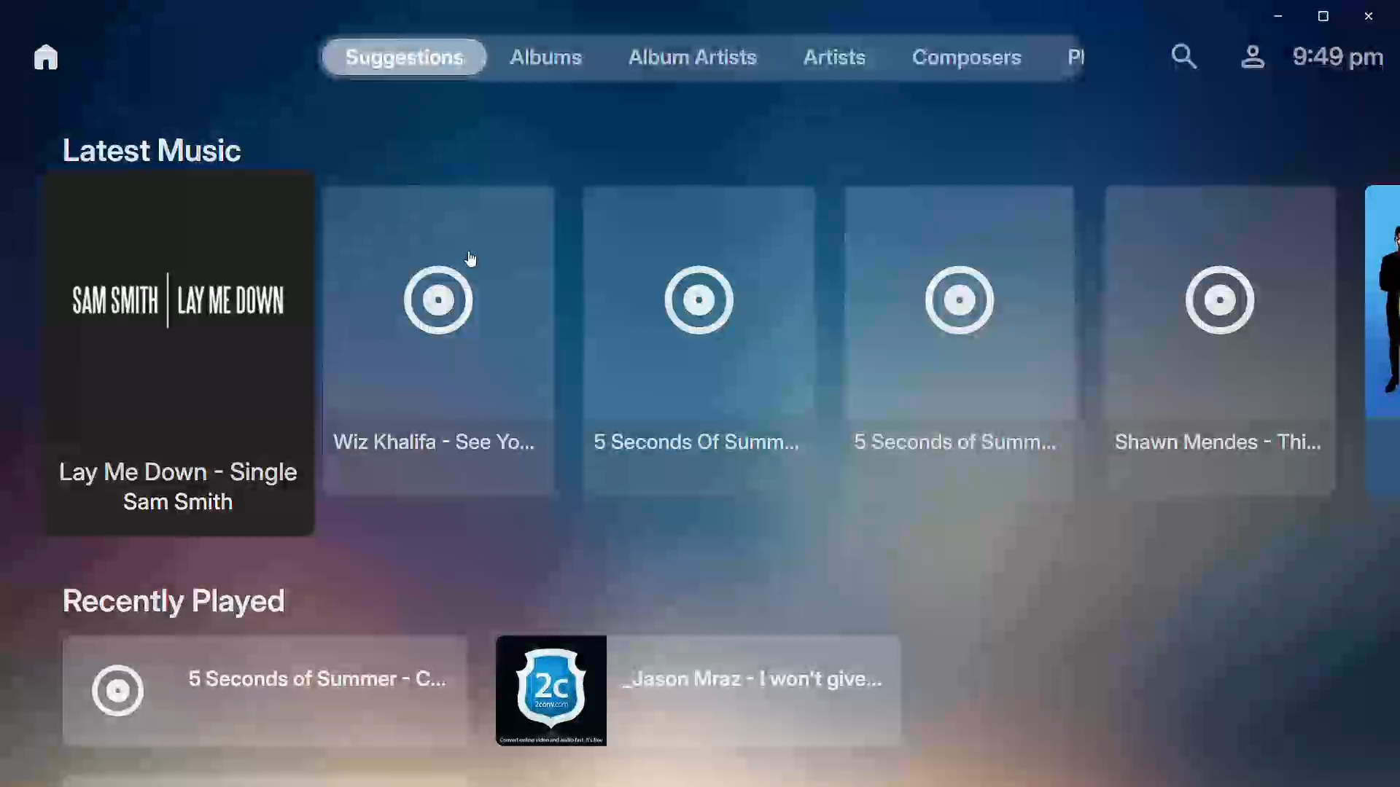 The height and width of the screenshot is (787, 1400). Describe the element at coordinates (696, 694) in the screenshot. I see `Jason Mraz` at that location.